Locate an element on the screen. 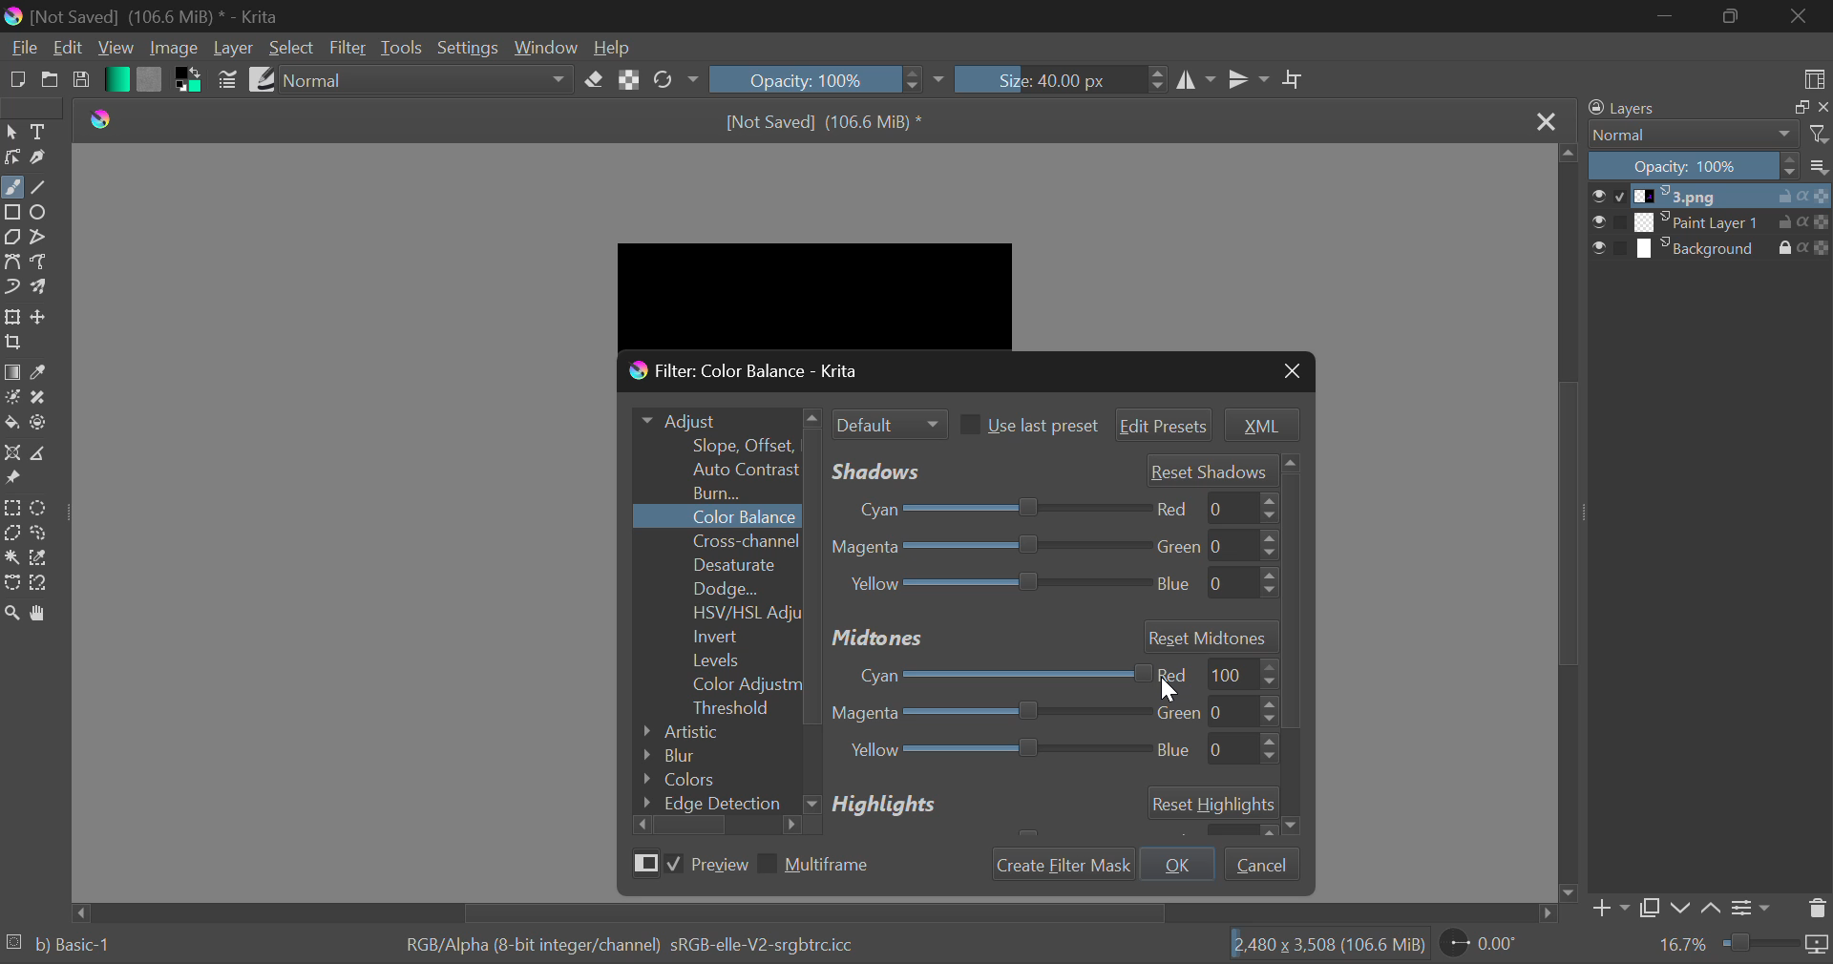  duration is located at coordinates (1778, 946).